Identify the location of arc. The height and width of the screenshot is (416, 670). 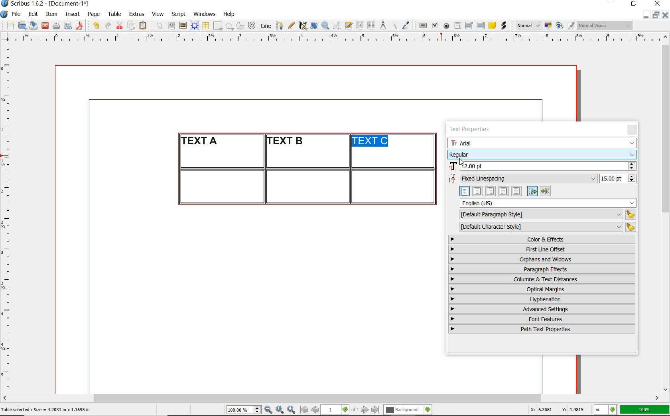
(240, 26).